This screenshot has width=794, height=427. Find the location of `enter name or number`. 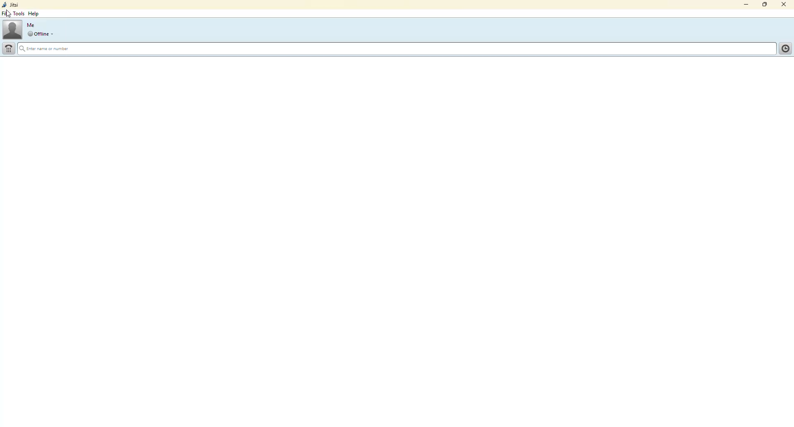

enter name or number is located at coordinates (56, 49).